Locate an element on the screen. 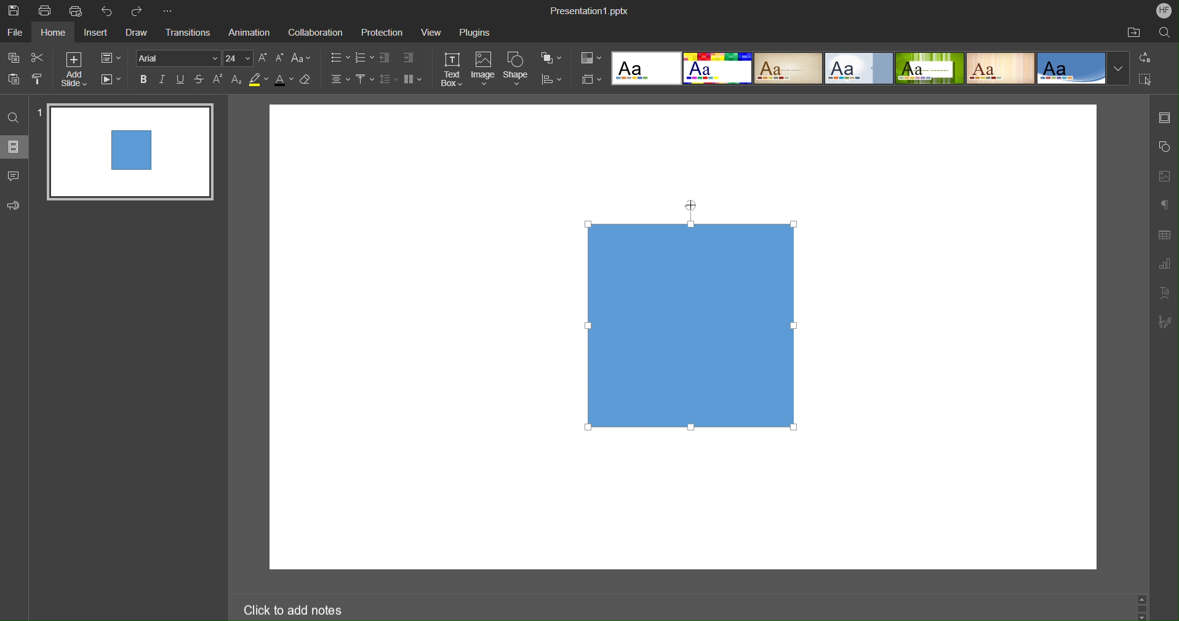 The height and width of the screenshot is (621, 1179). Presentation Template is located at coordinates (865, 69).